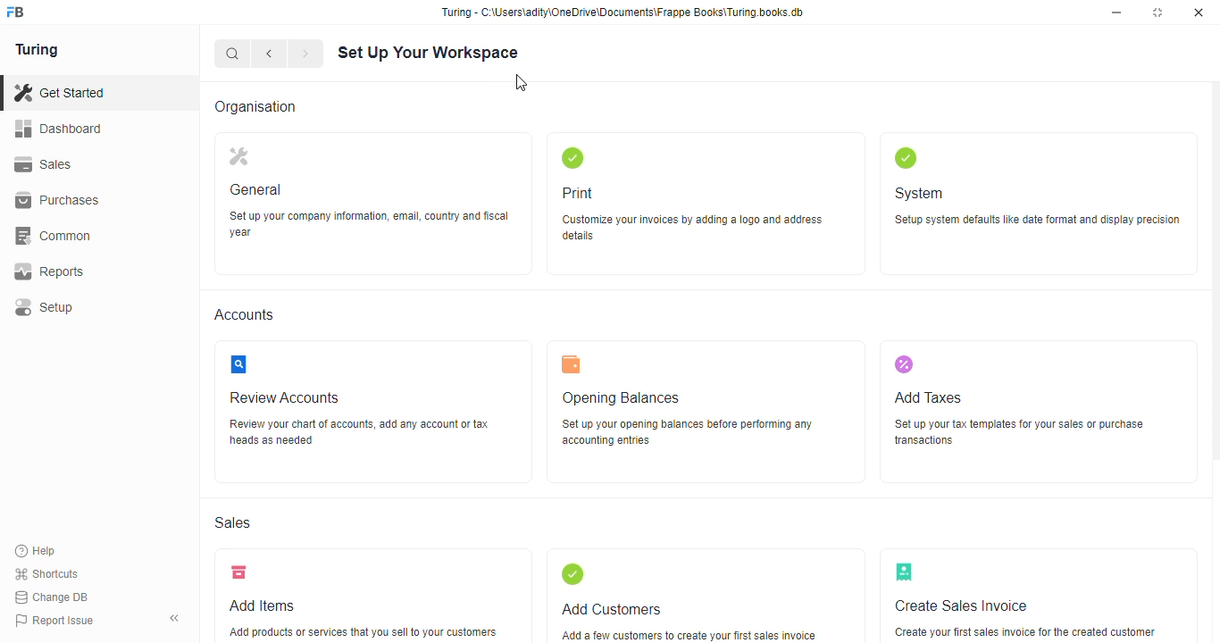 Image resolution: width=1220 pixels, height=643 pixels. Describe the element at coordinates (96, 305) in the screenshot. I see `Setup` at that location.